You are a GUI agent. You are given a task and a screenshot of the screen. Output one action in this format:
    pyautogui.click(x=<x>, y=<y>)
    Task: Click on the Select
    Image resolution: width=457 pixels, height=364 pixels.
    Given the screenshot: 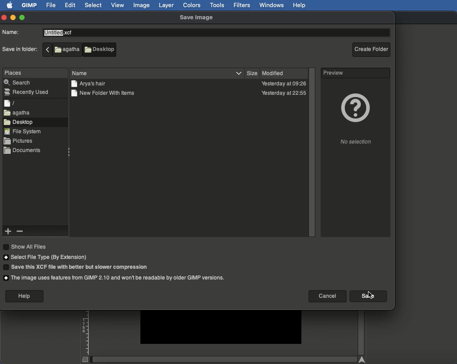 What is the action you would take?
    pyautogui.click(x=93, y=5)
    